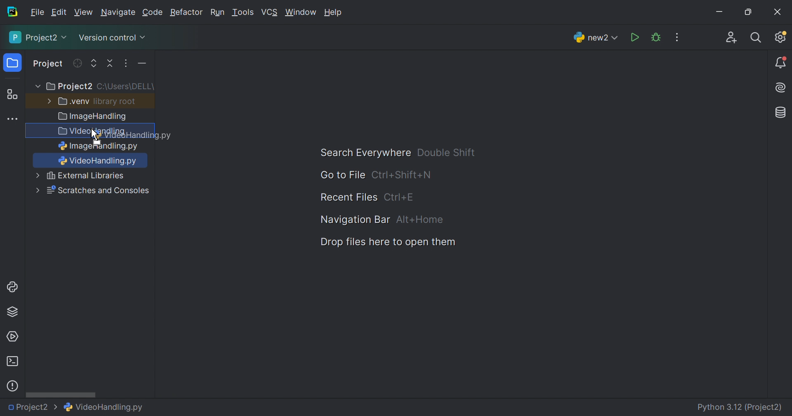 This screenshot has height=416, width=792. What do you see at coordinates (757, 38) in the screenshot?
I see `Search everywhere` at bounding box center [757, 38].